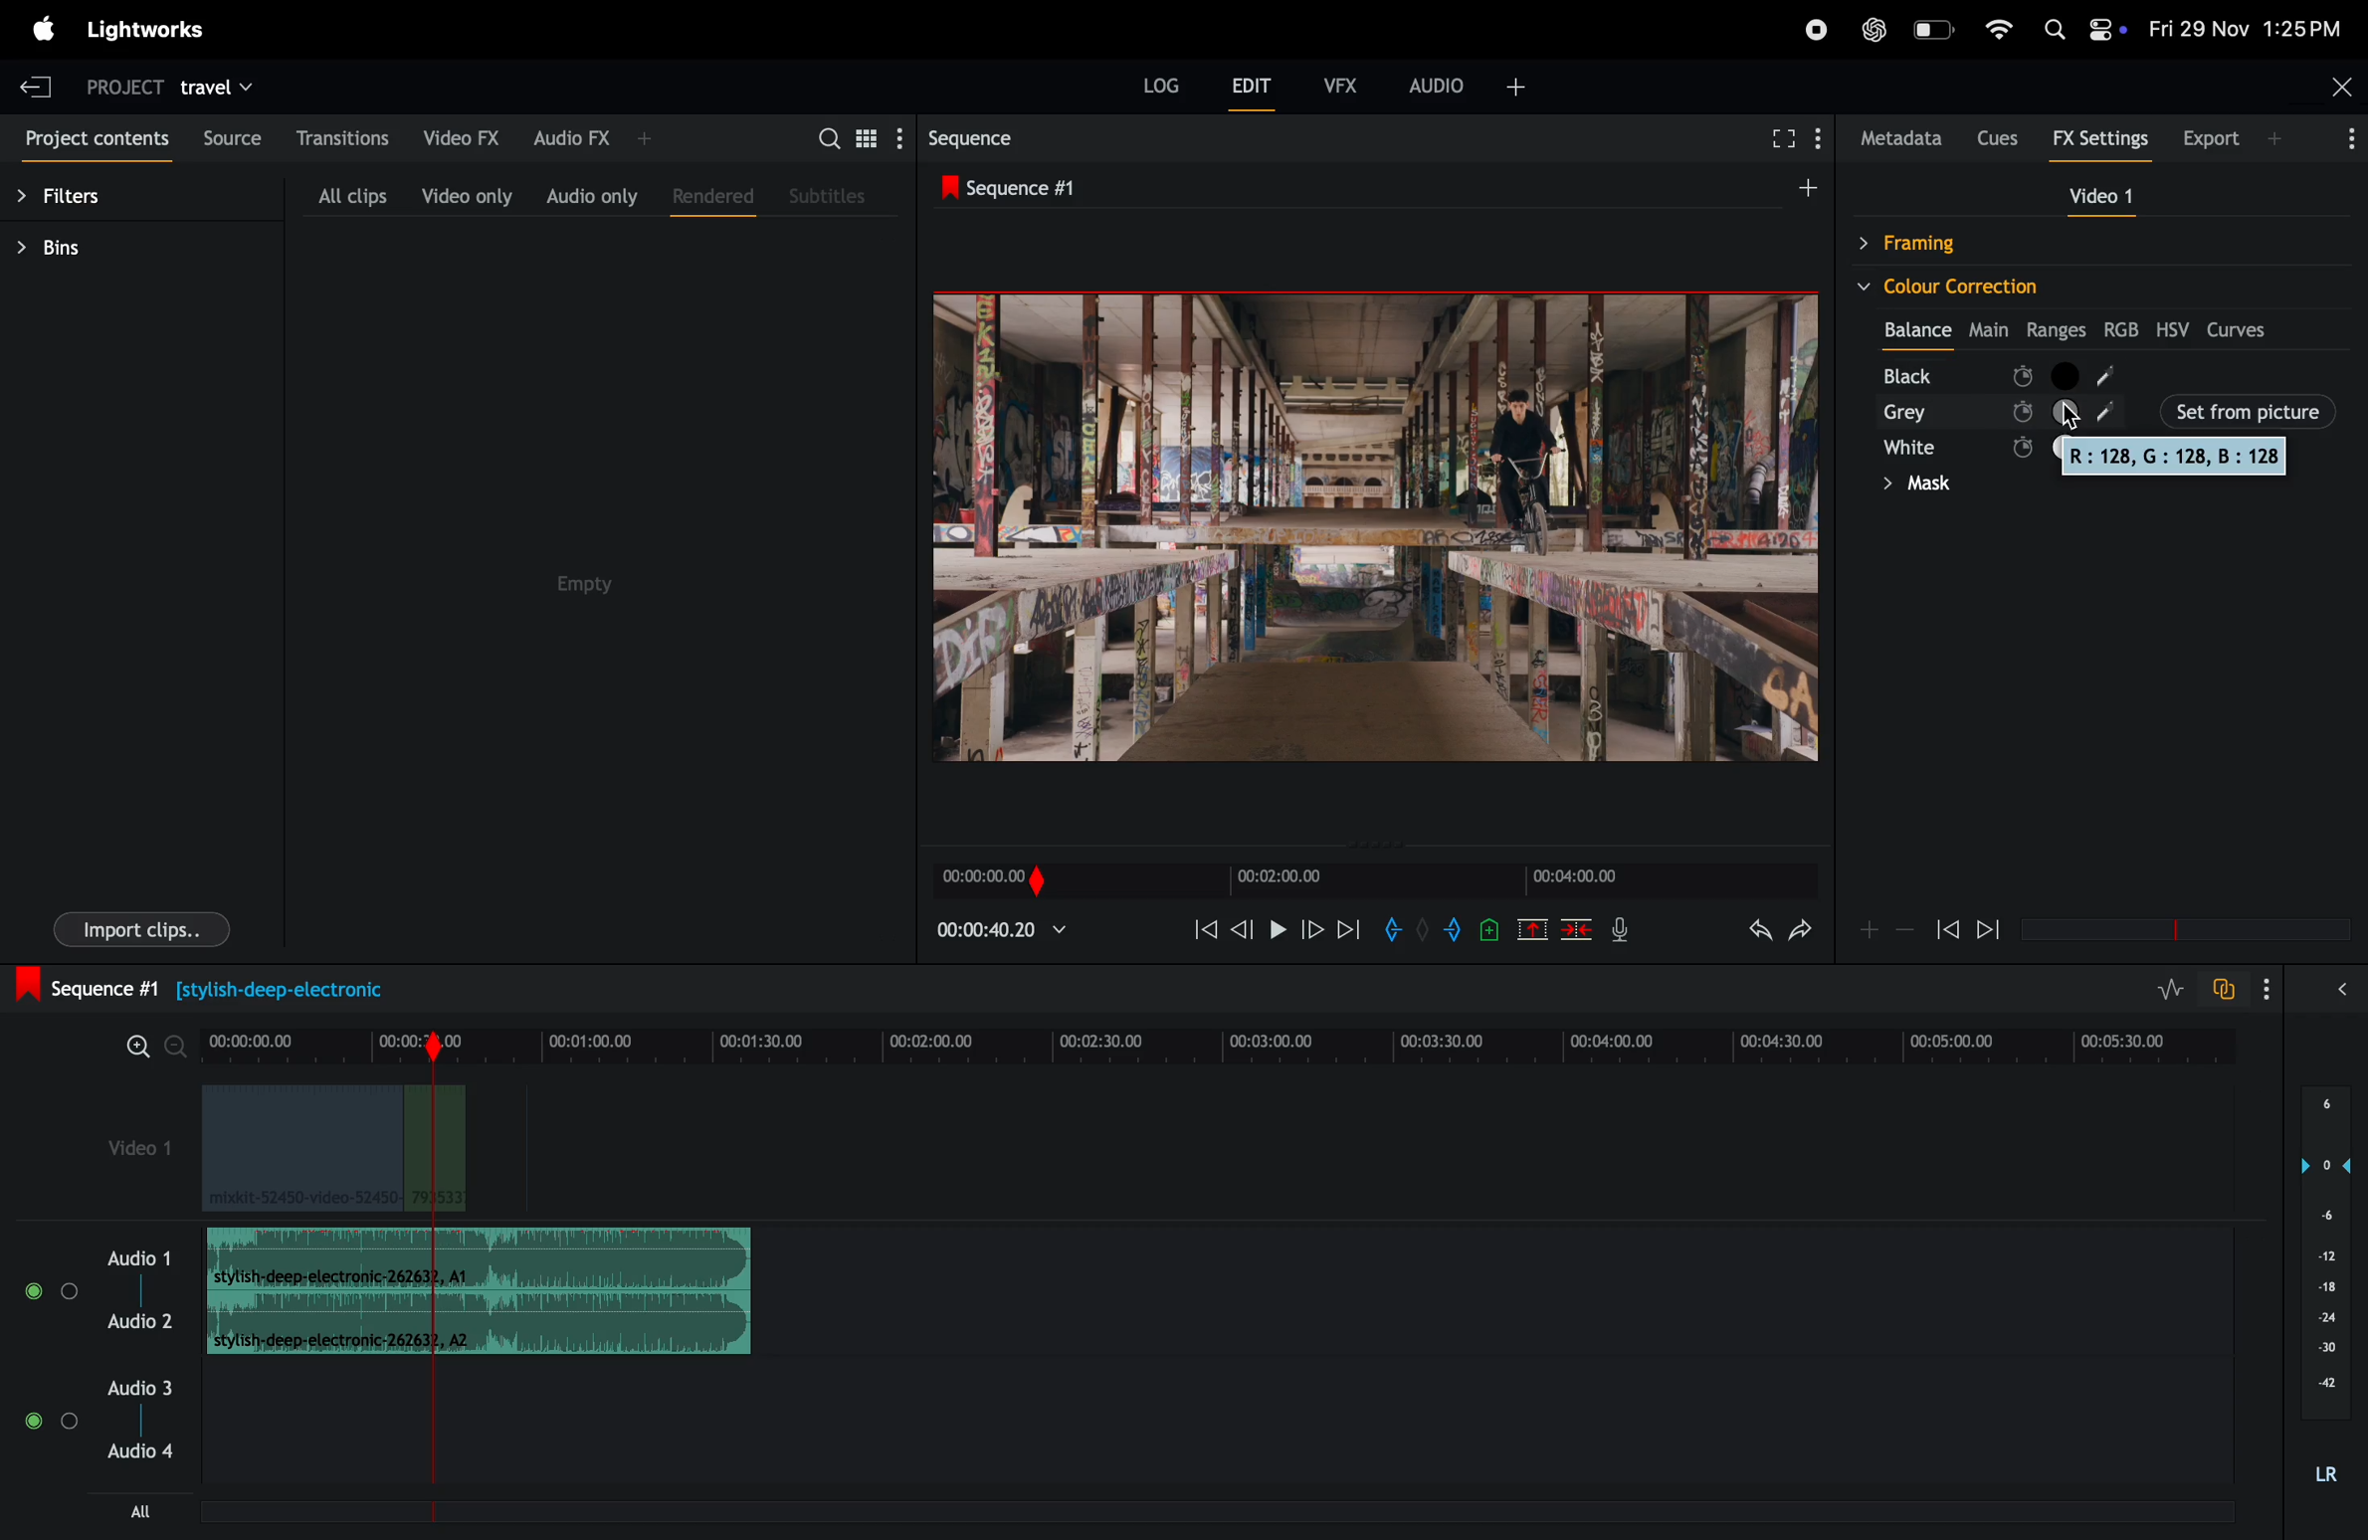 This screenshot has height=1540, width=2368. Describe the element at coordinates (582, 585) in the screenshot. I see `empty` at that location.